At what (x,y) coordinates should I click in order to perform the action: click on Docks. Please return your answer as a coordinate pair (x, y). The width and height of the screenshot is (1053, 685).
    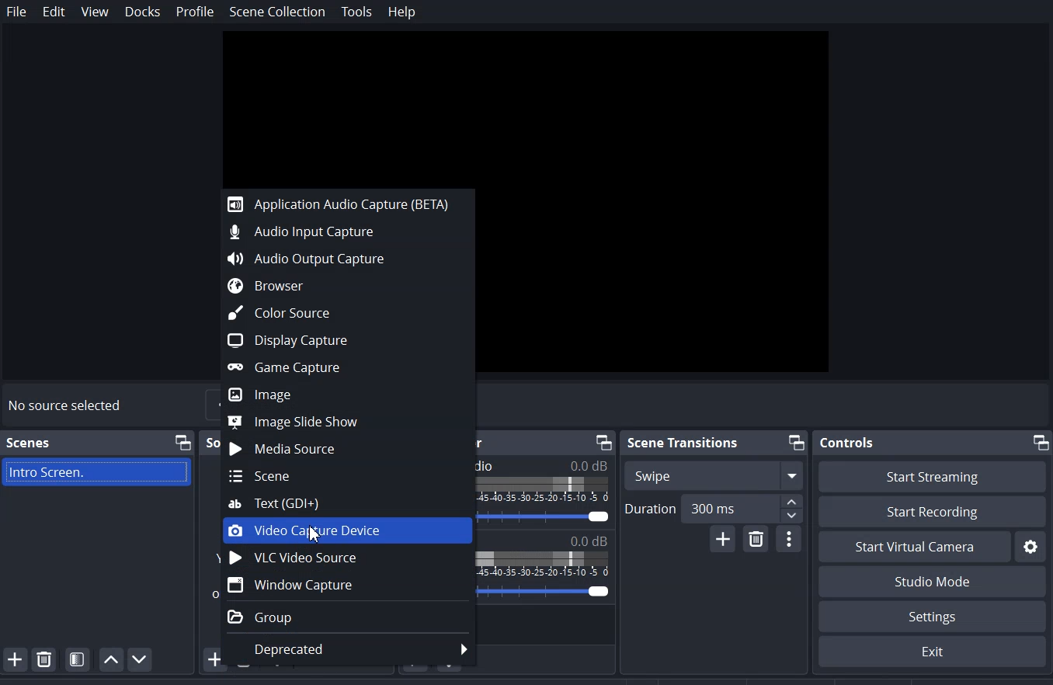
    Looking at the image, I should click on (143, 11).